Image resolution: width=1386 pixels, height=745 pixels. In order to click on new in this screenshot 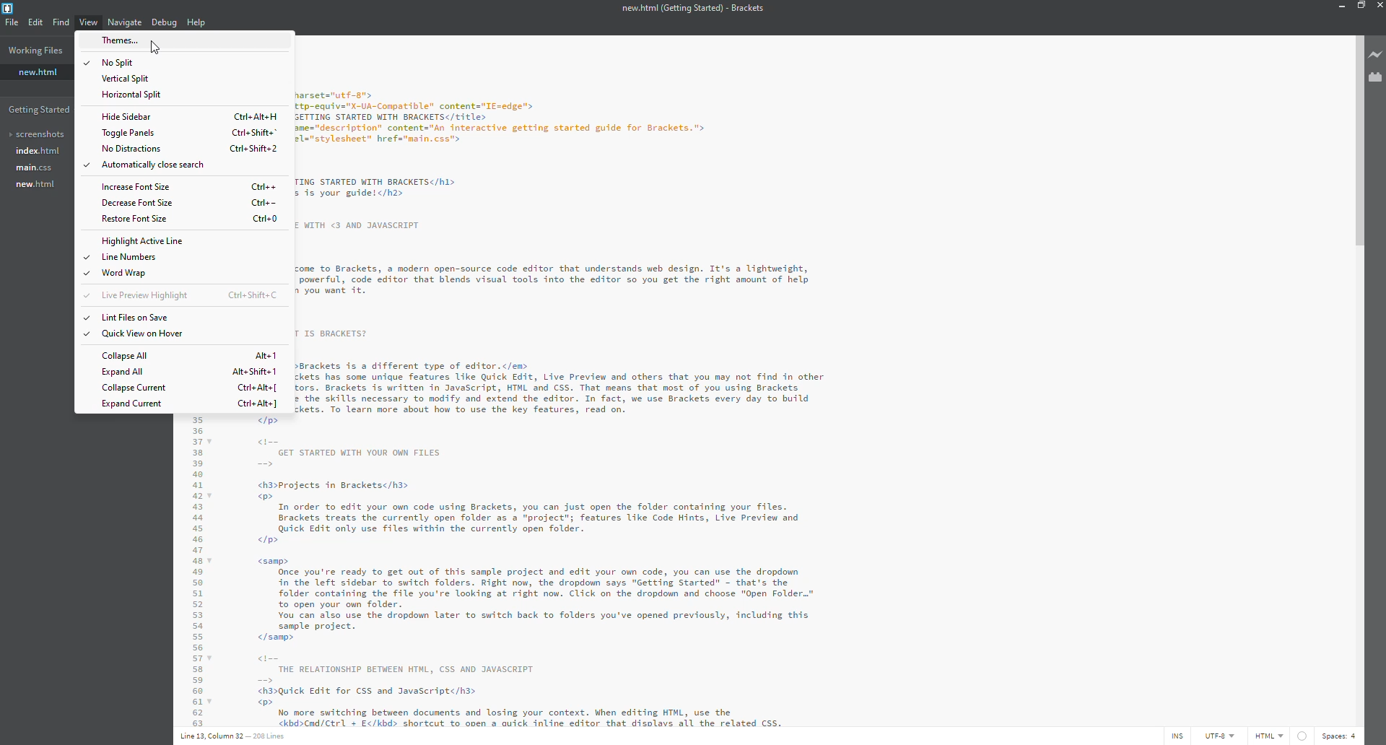, I will do `click(33, 185)`.